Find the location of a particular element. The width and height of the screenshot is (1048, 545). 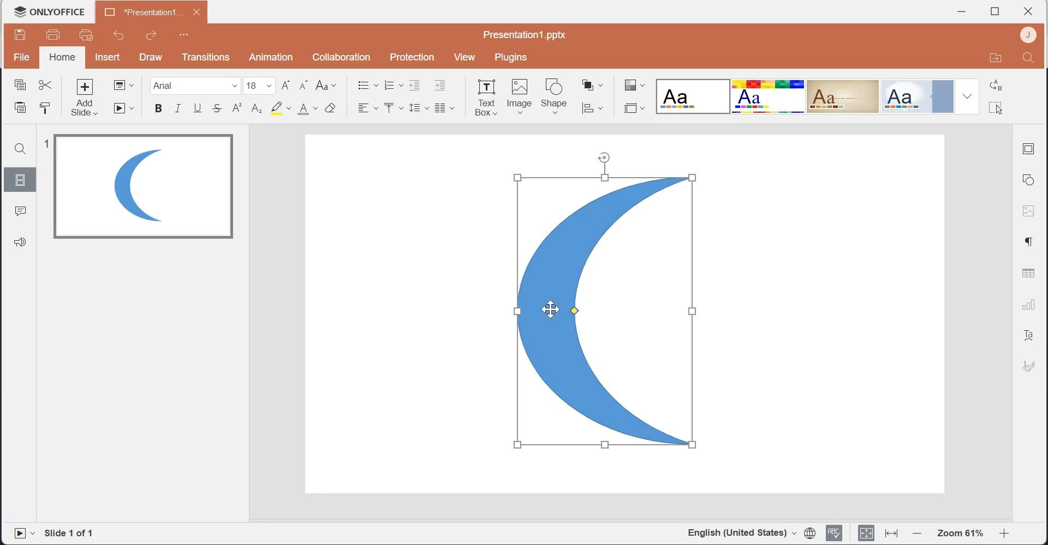

Arrange shape is located at coordinates (594, 86).